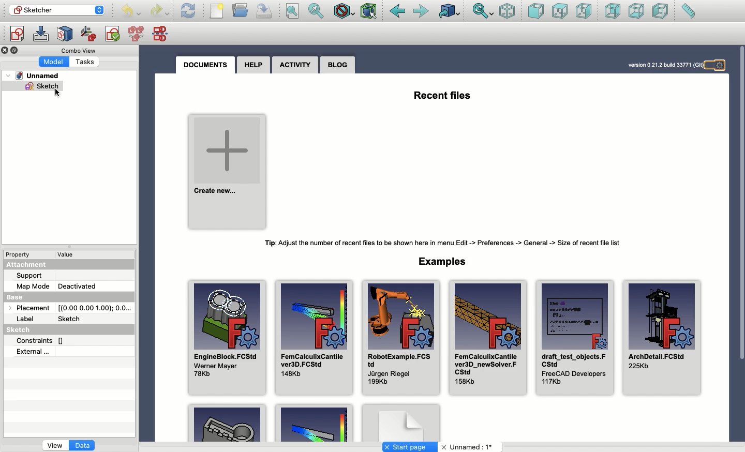 This screenshot has width=745, height=452. What do you see at coordinates (399, 338) in the screenshot?
I see `RobotExample` at bounding box center [399, 338].